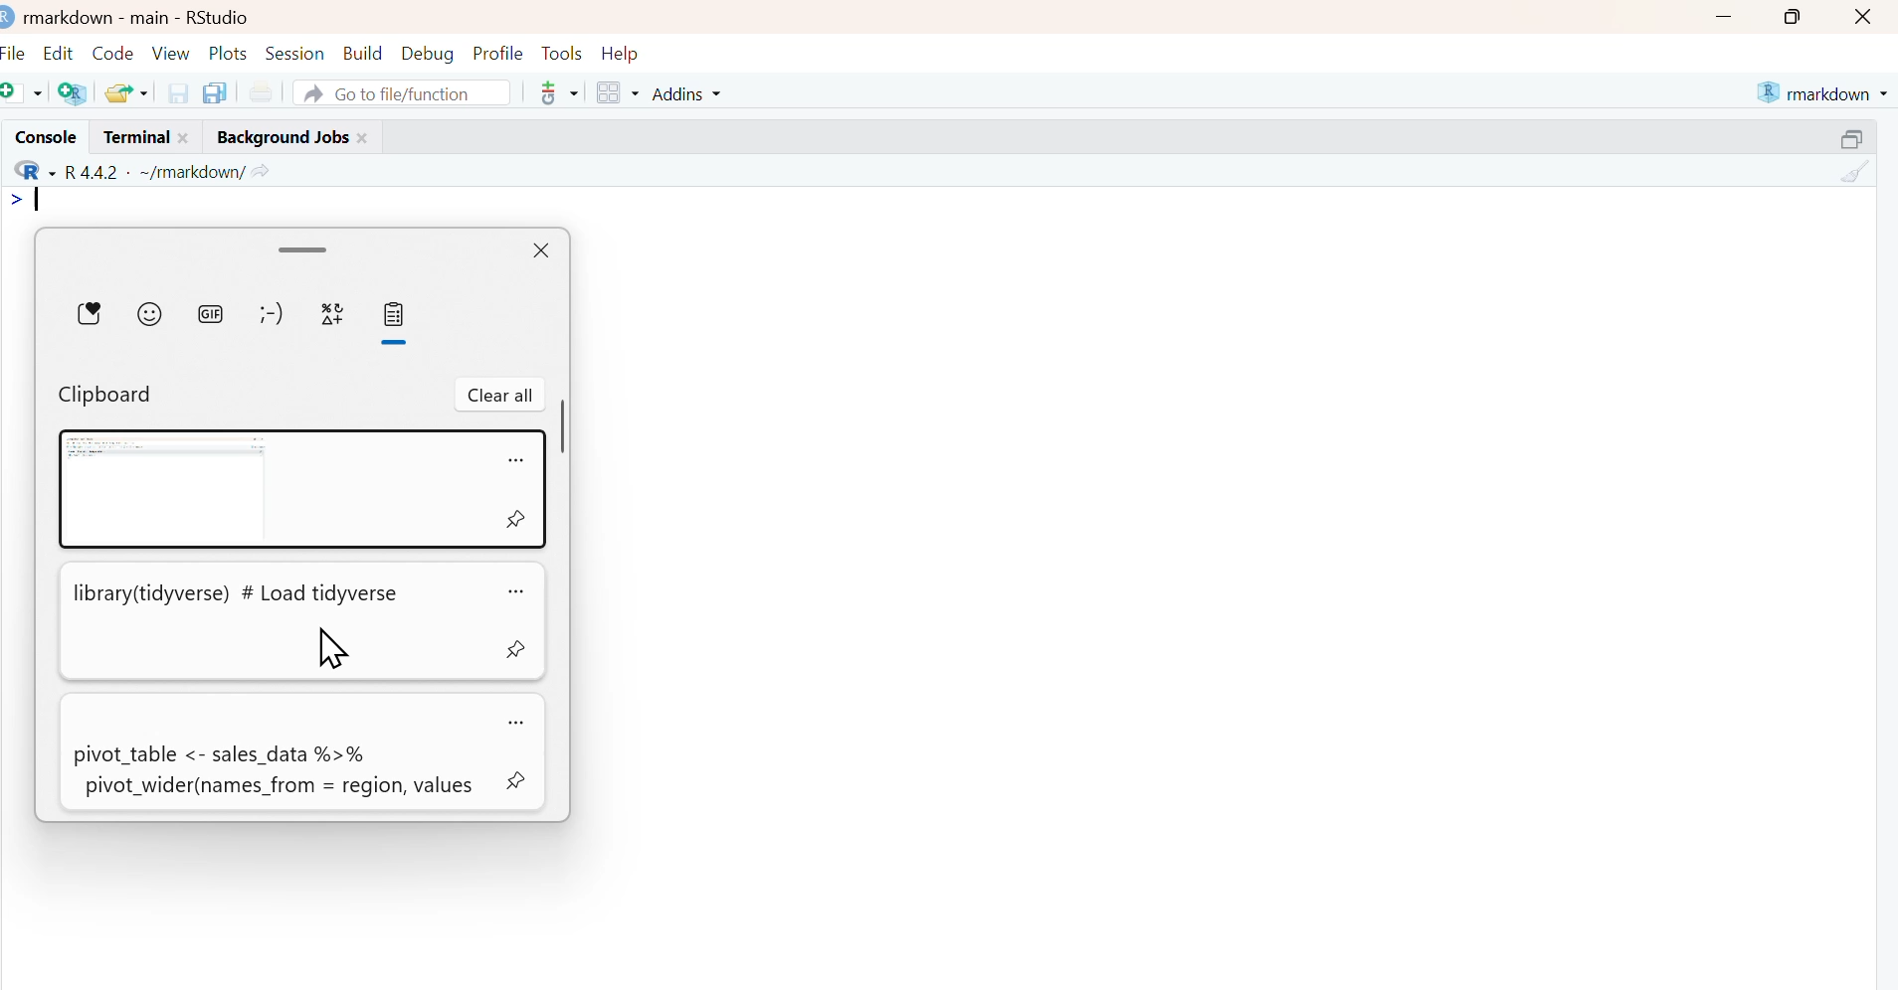 The width and height of the screenshot is (1898, 990). Describe the element at coordinates (515, 460) in the screenshot. I see `options` at that location.